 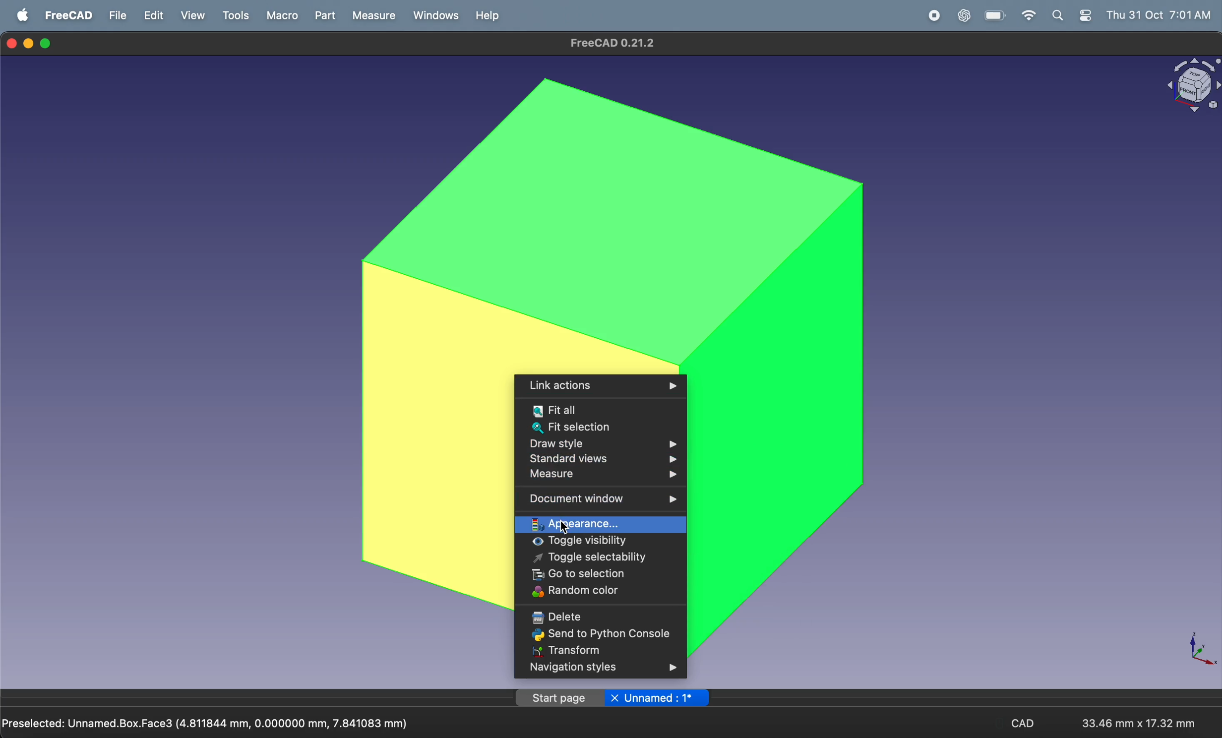 I want to click on document window, so click(x=602, y=497).